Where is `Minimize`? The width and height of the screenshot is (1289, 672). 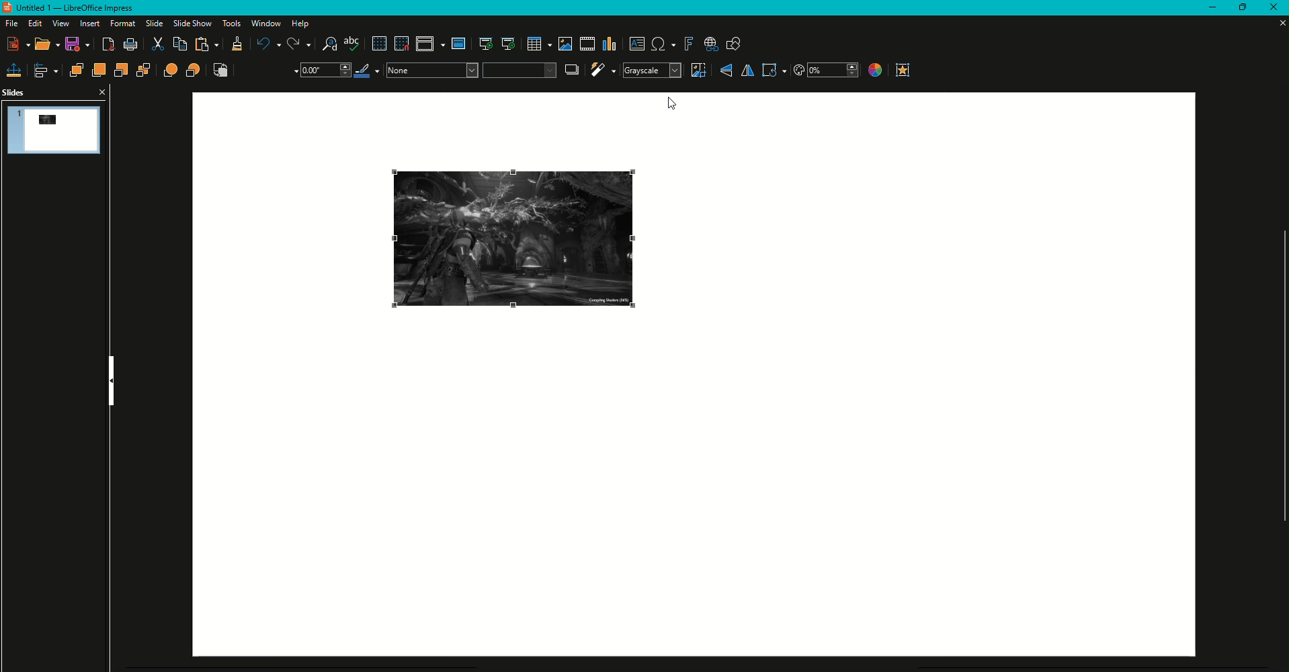
Minimize is located at coordinates (1206, 8).